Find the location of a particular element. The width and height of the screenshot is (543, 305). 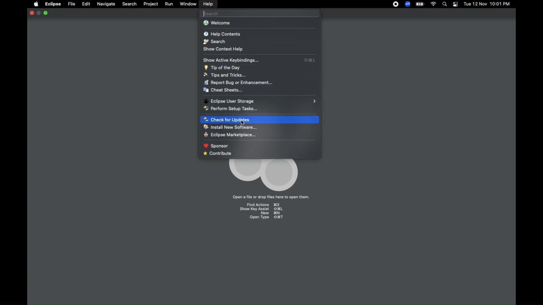

Help Contents is located at coordinates (260, 34).